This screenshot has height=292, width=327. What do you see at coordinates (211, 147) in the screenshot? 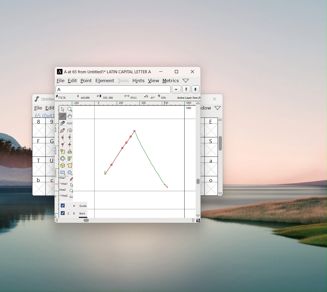
I see `S` at bounding box center [211, 147].